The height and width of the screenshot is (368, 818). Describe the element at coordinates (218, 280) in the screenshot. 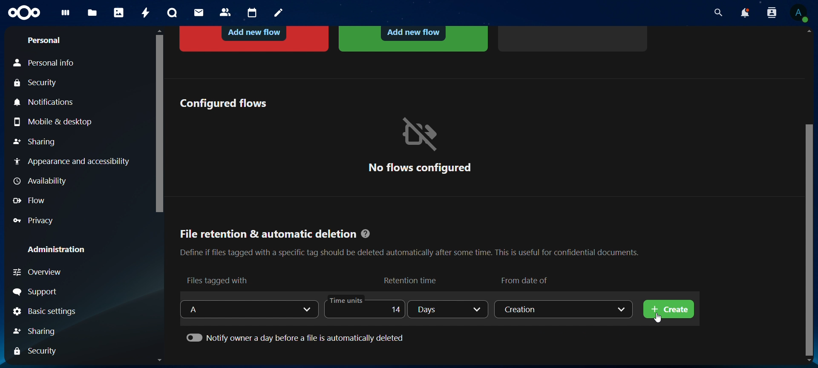

I see `files tagged with` at that location.